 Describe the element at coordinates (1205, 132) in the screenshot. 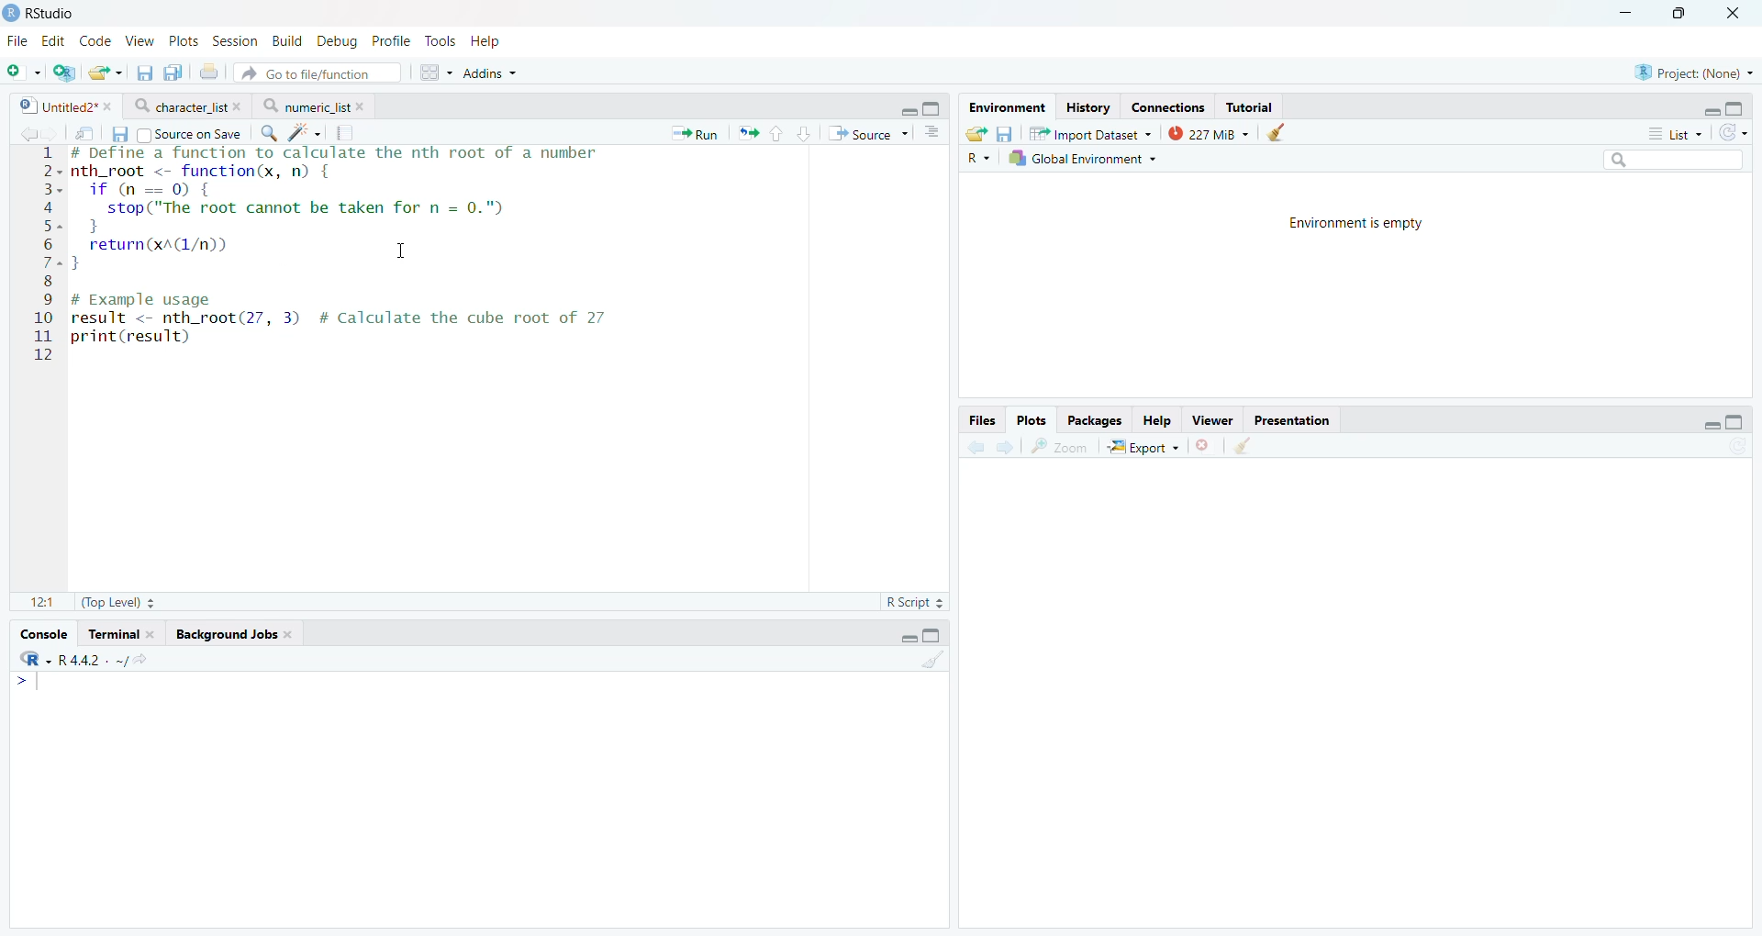

I see `227 MiB` at that location.